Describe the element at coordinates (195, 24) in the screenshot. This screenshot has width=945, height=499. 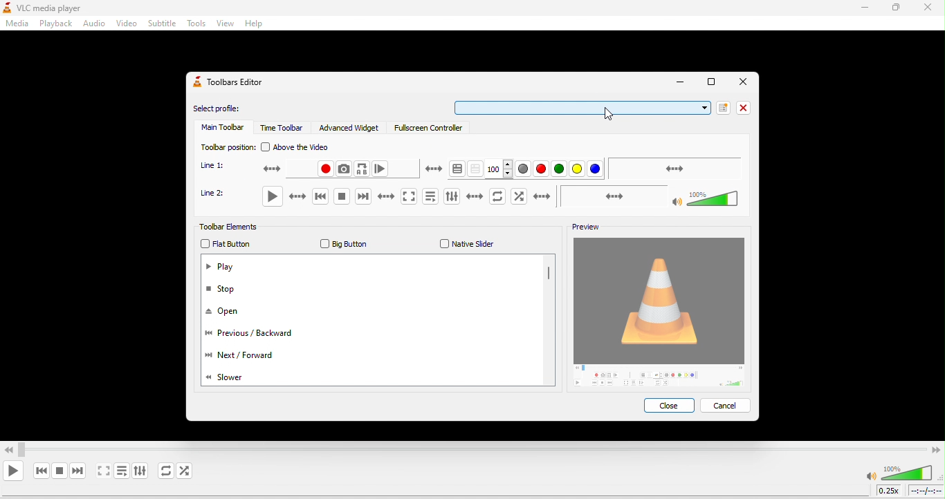
I see `tools` at that location.